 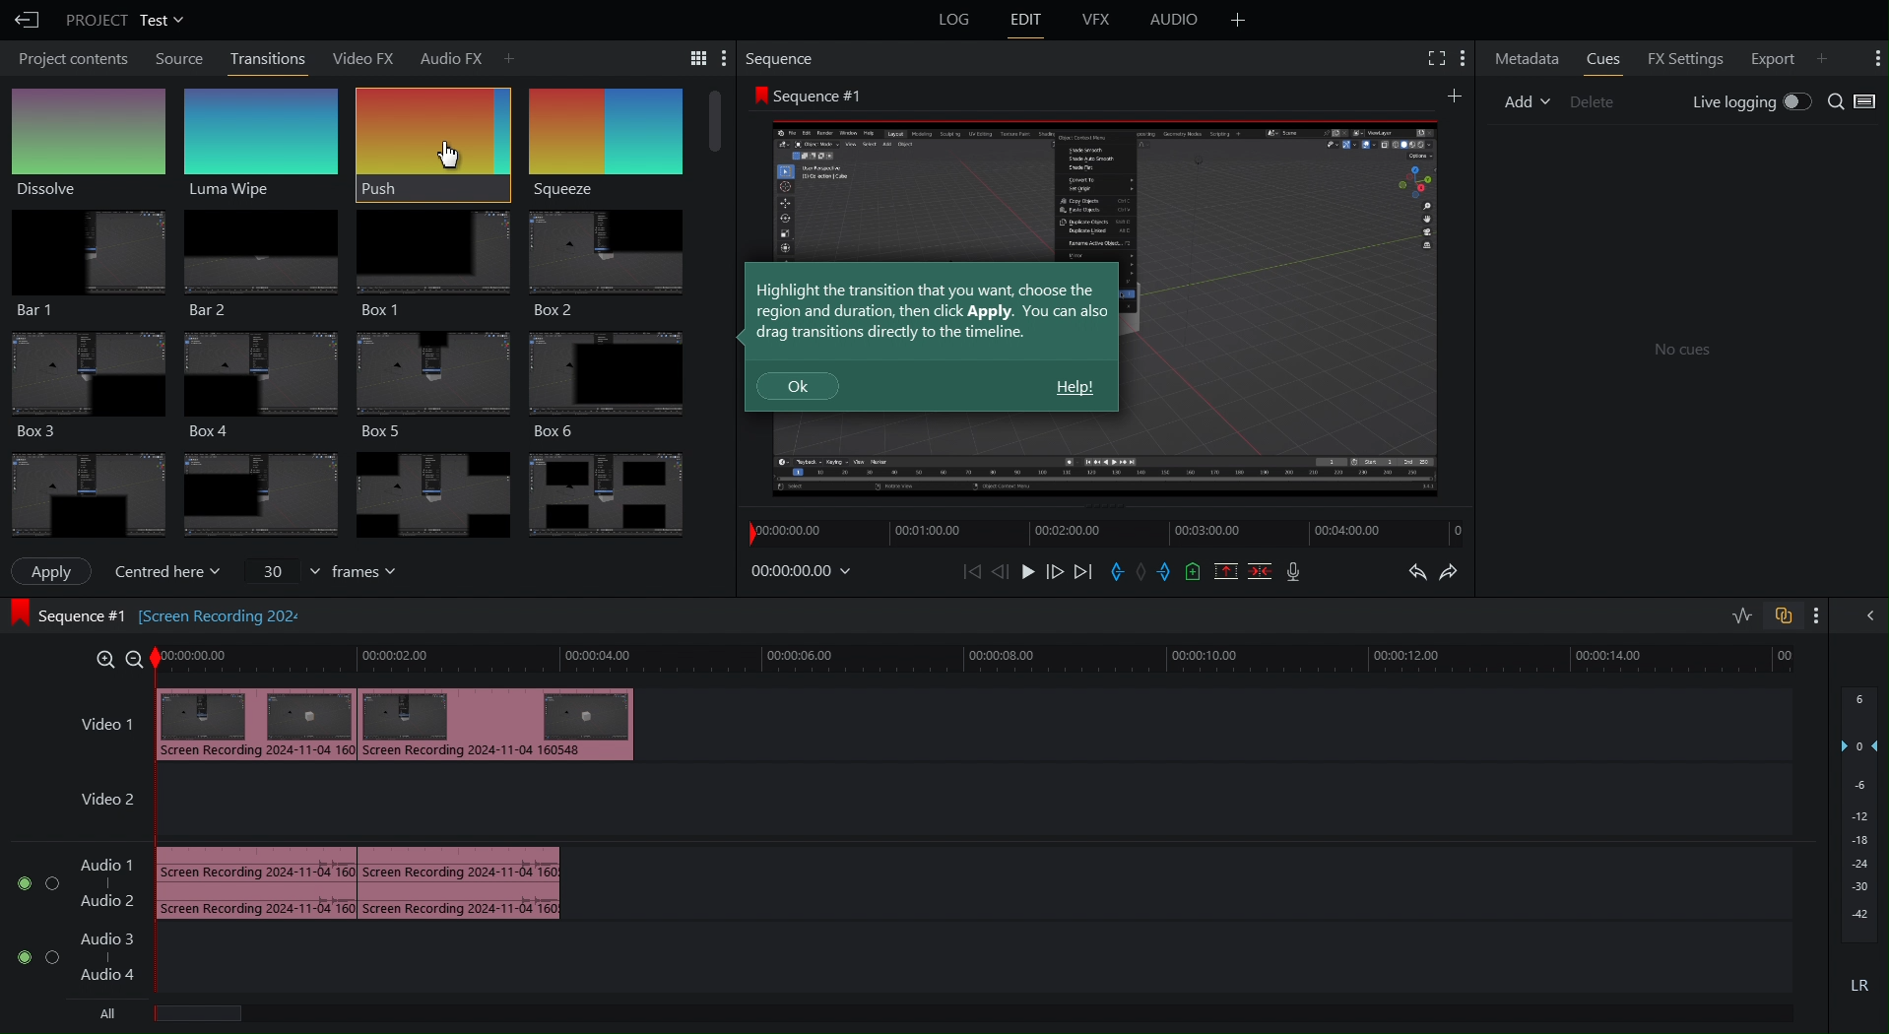 I want to click on Scroll bar, so click(x=715, y=122).